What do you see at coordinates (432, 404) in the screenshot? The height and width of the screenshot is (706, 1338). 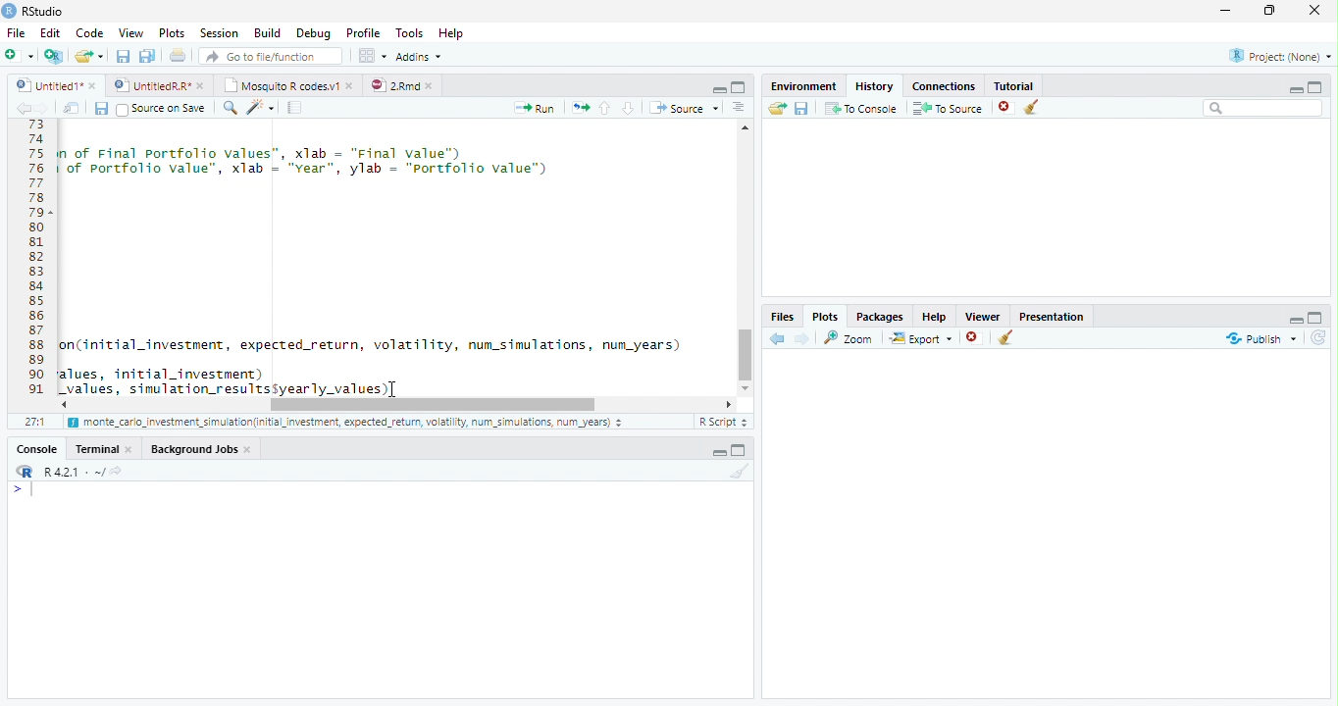 I see `Scroll bar` at bounding box center [432, 404].